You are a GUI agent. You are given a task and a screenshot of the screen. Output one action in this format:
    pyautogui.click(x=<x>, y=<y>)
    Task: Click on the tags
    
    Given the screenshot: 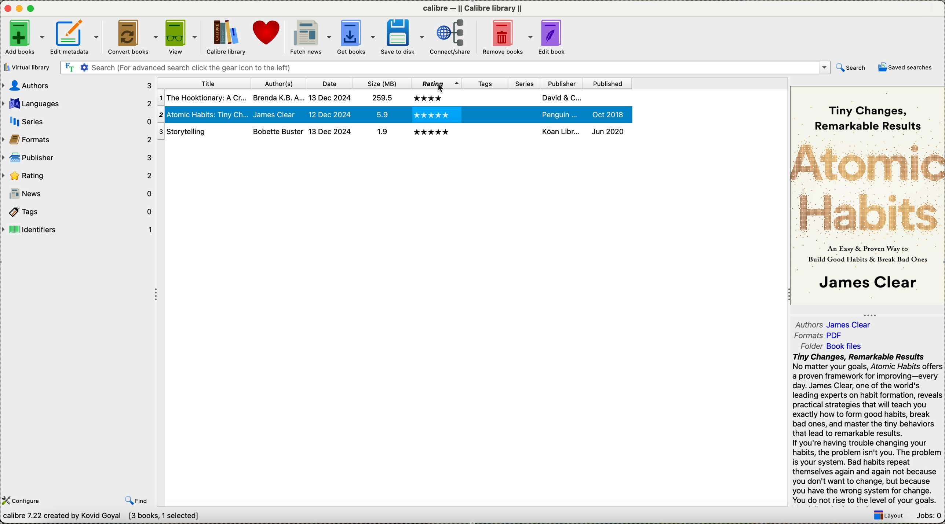 What is the action you would take?
    pyautogui.click(x=483, y=114)
    